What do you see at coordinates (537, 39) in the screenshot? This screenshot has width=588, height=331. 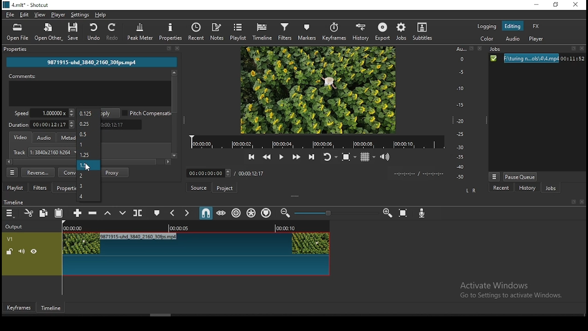 I see `player` at bounding box center [537, 39].